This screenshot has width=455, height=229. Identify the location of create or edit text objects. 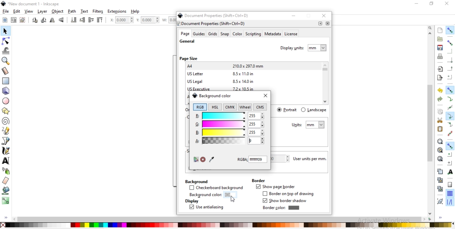
(6, 160).